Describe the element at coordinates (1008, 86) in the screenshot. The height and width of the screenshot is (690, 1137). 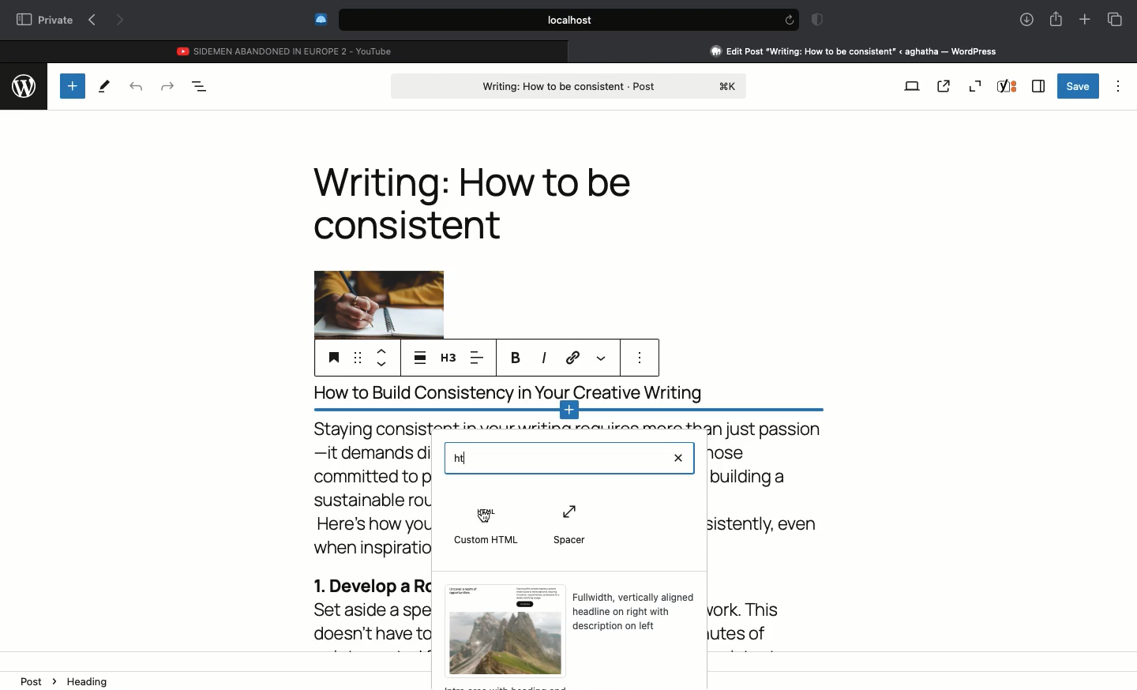
I see `Yoast` at that location.